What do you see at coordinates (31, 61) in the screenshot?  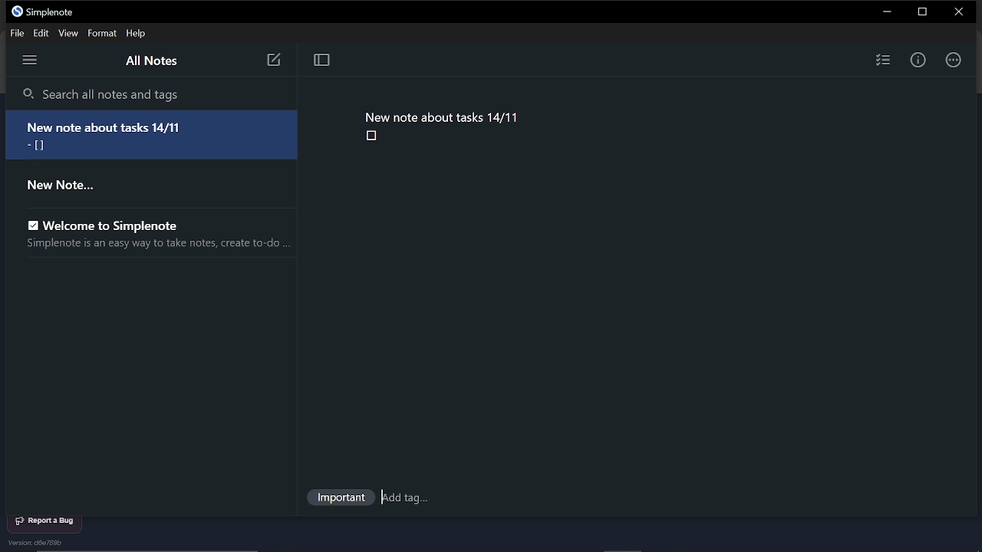 I see `Menu` at bounding box center [31, 61].